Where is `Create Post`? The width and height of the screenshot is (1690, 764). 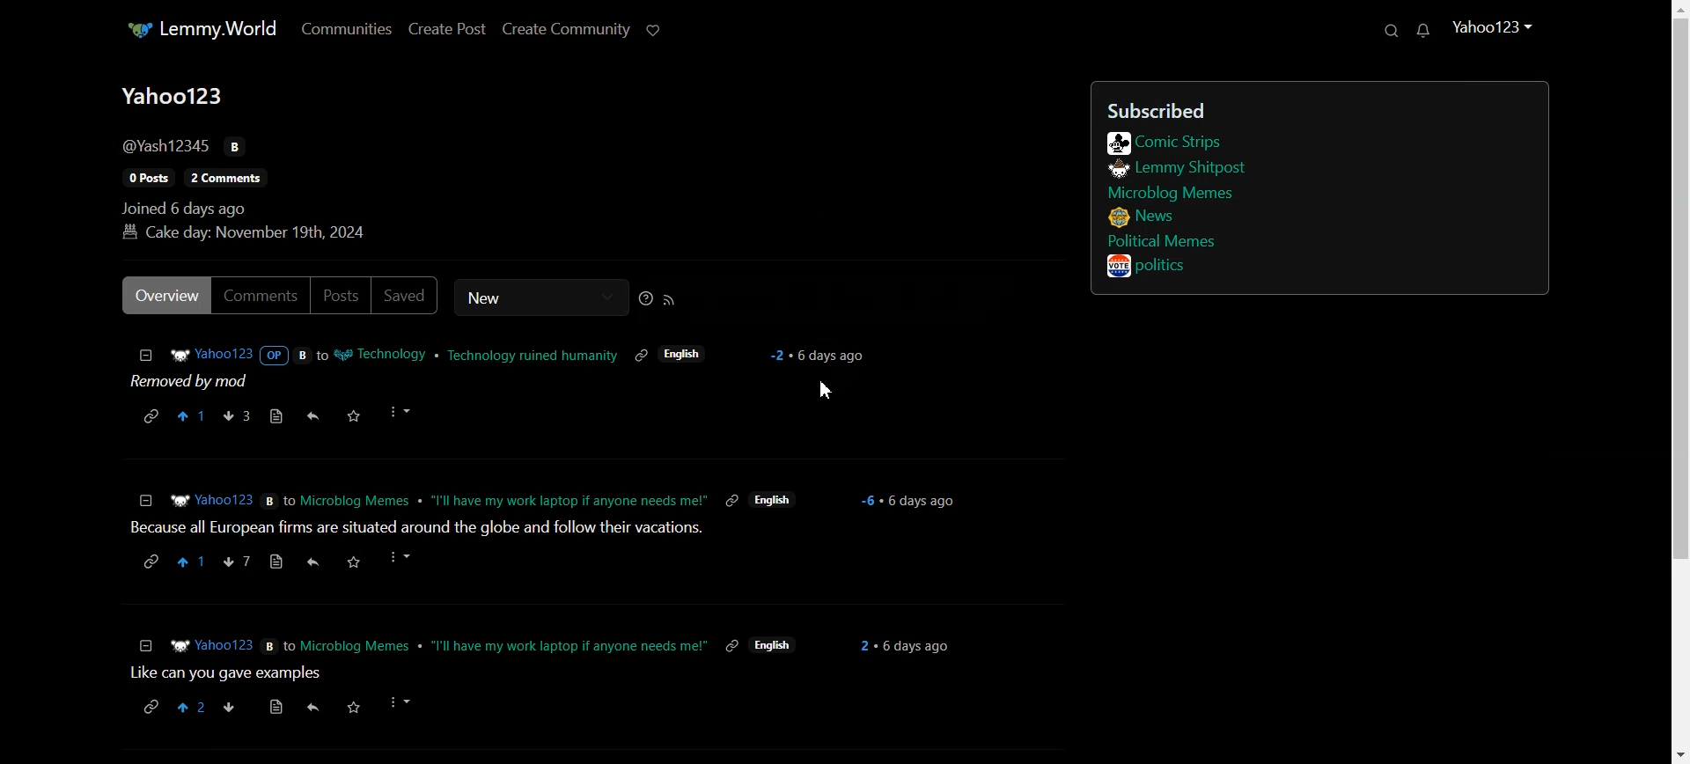 Create Post is located at coordinates (448, 29).